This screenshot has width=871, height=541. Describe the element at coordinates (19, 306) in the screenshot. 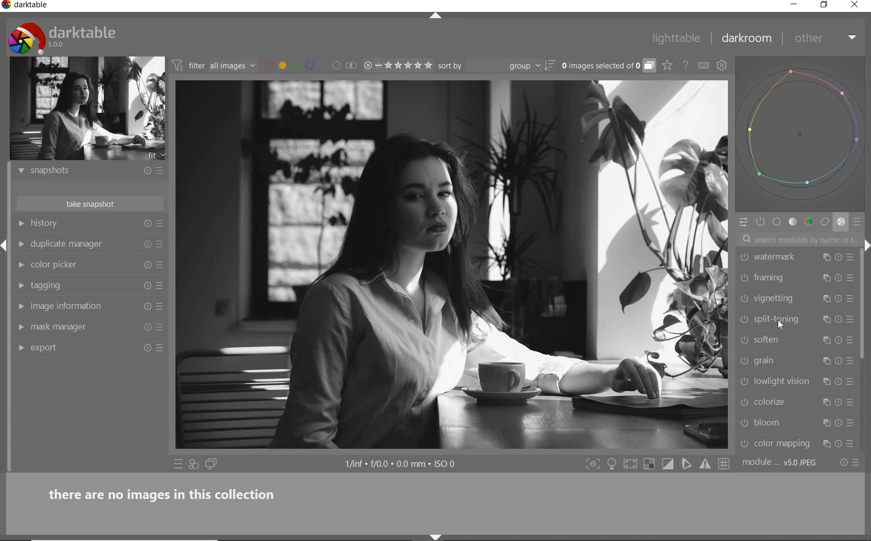

I see `show module` at that location.